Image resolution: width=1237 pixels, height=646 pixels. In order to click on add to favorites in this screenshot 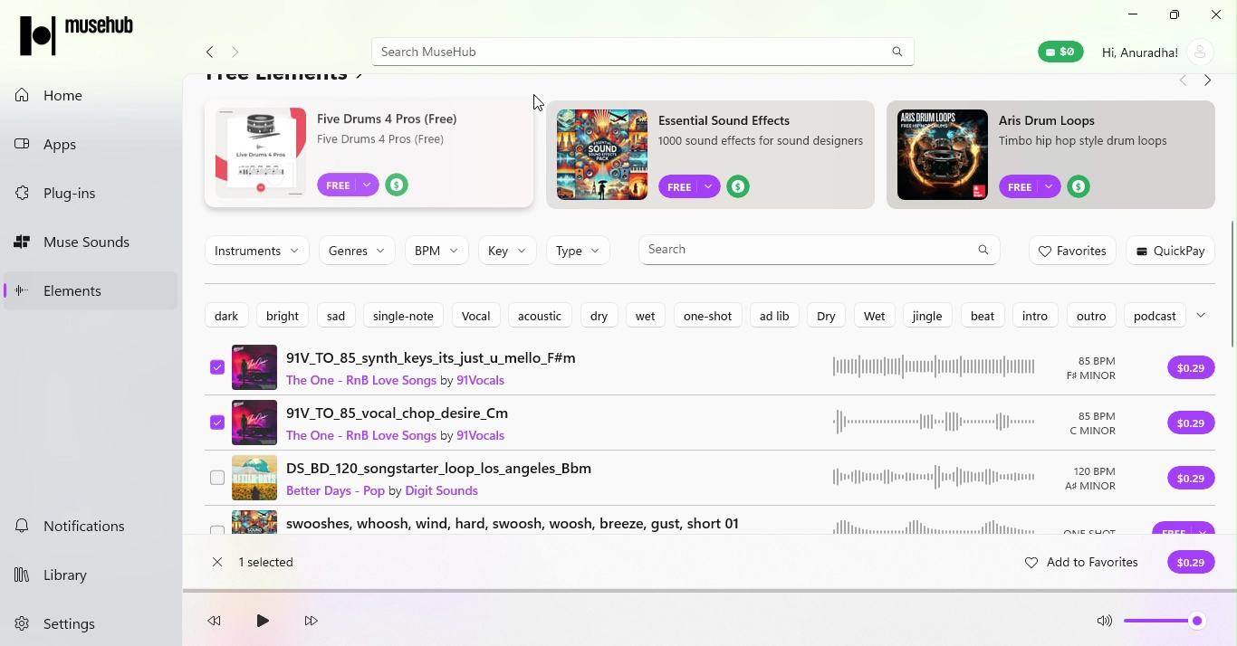, I will do `click(1074, 565)`.